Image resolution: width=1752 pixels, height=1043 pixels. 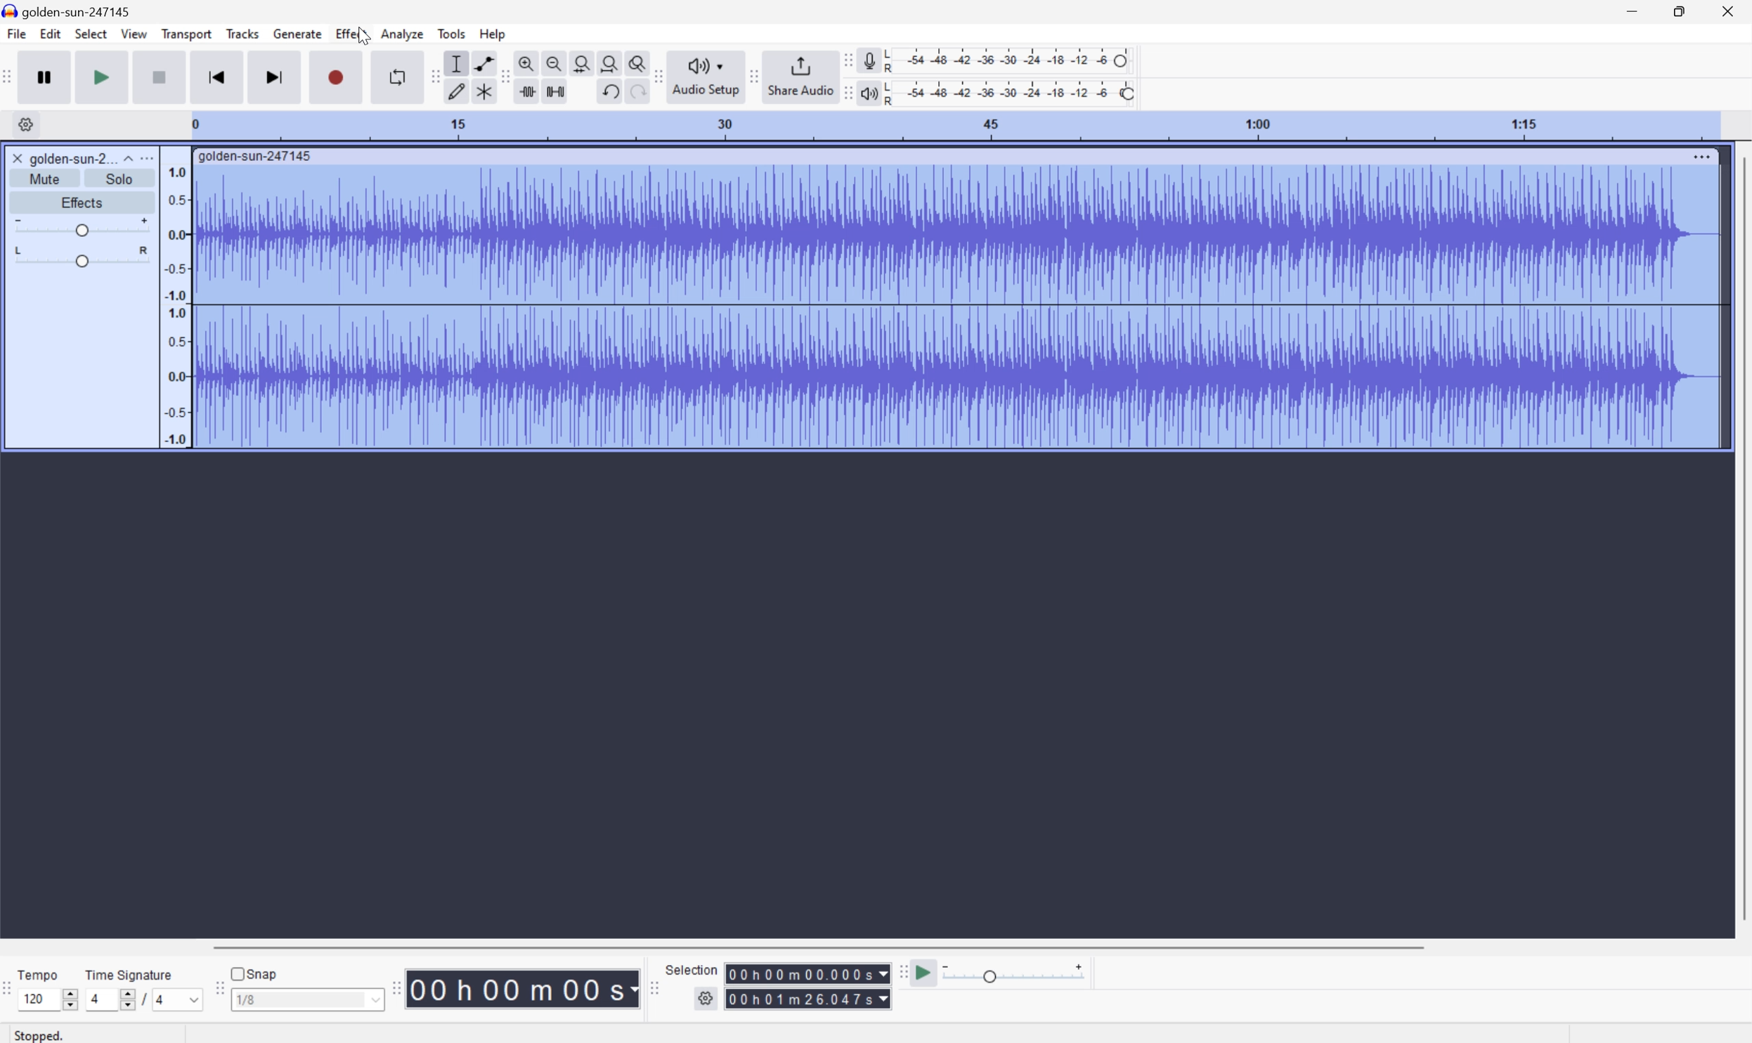 I want to click on golden-sun-2..., so click(x=81, y=157).